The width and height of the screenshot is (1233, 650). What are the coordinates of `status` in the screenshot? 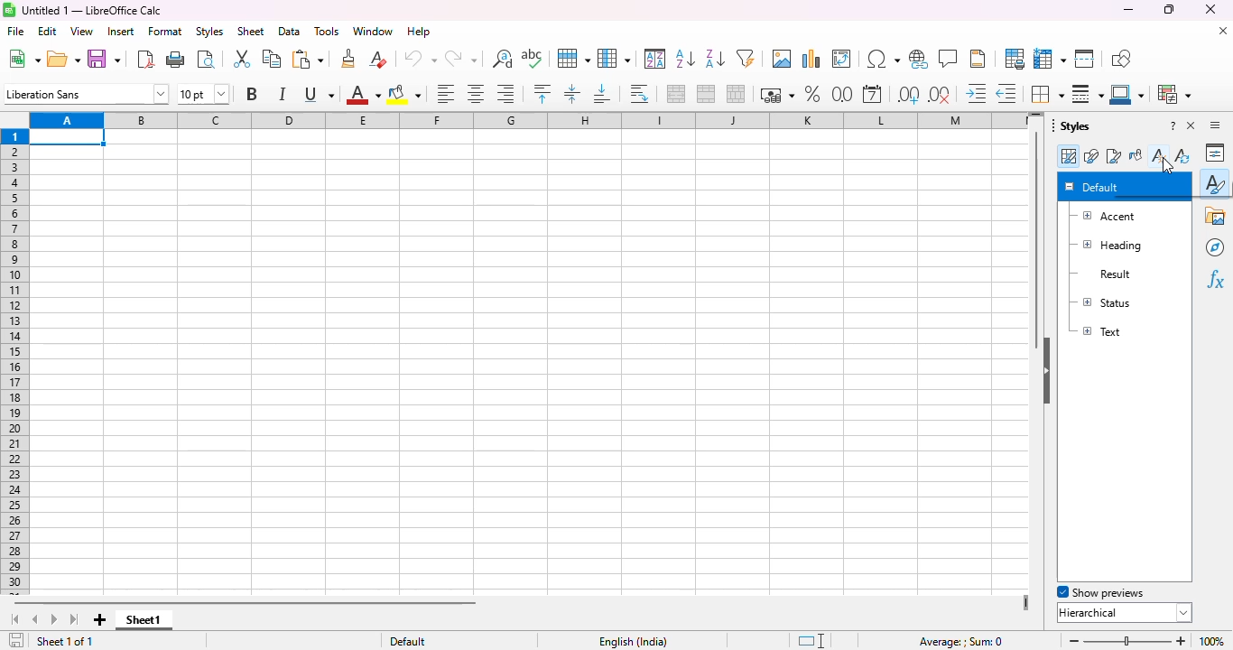 It's located at (1101, 302).